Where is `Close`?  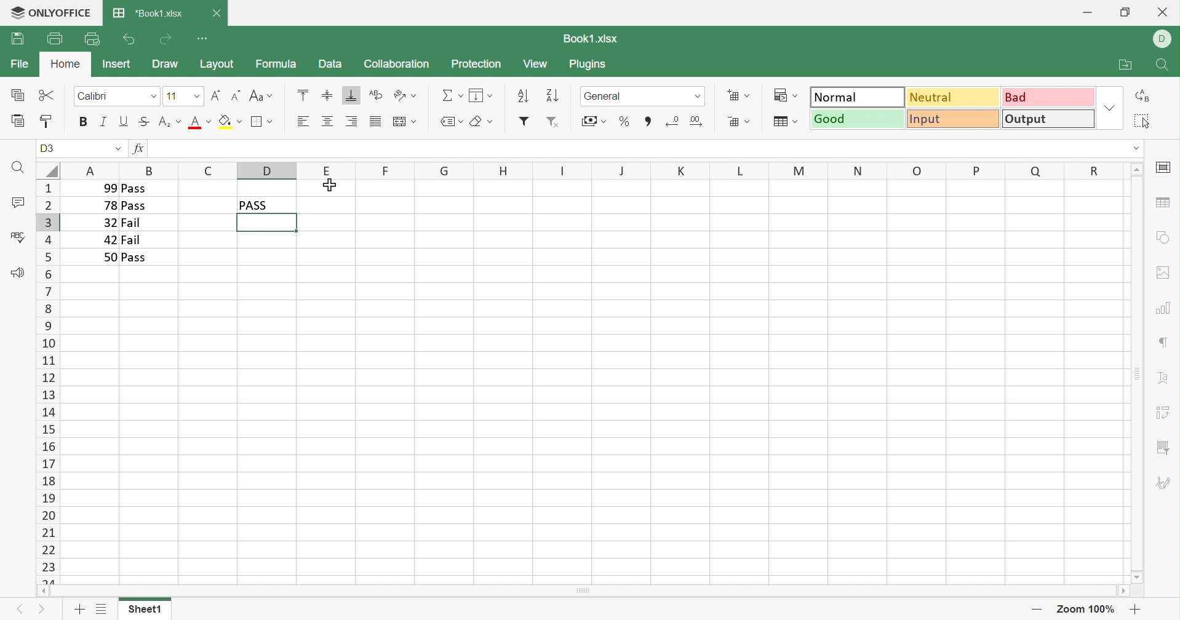 Close is located at coordinates (216, 15).